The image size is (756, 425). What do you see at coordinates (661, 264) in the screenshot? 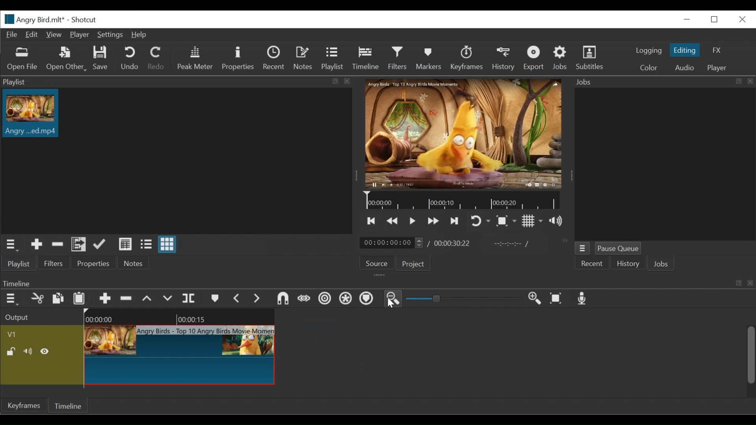
I see `Jobs` at bounding box center [661, 264].